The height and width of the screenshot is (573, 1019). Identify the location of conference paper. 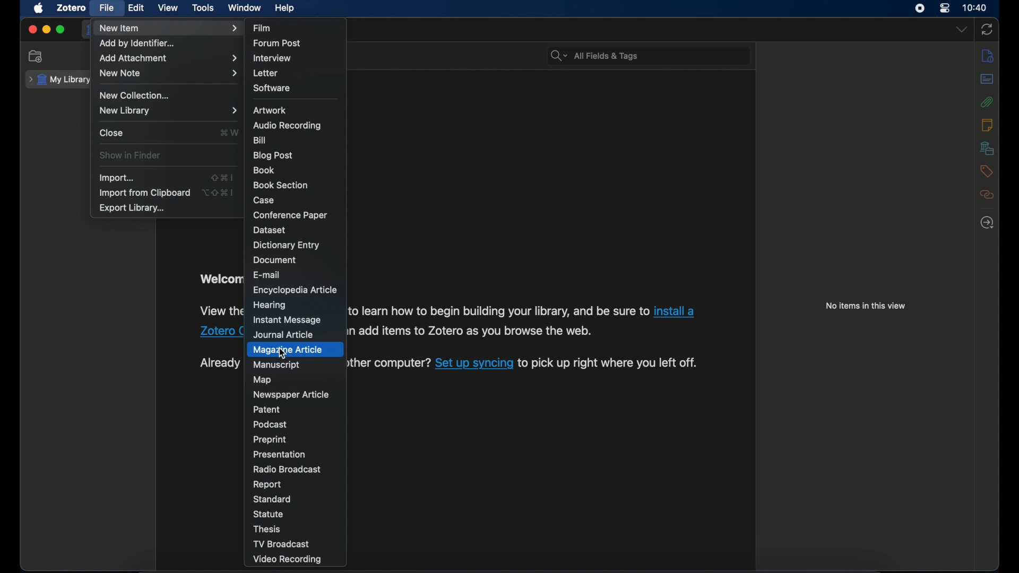
(290, 215).